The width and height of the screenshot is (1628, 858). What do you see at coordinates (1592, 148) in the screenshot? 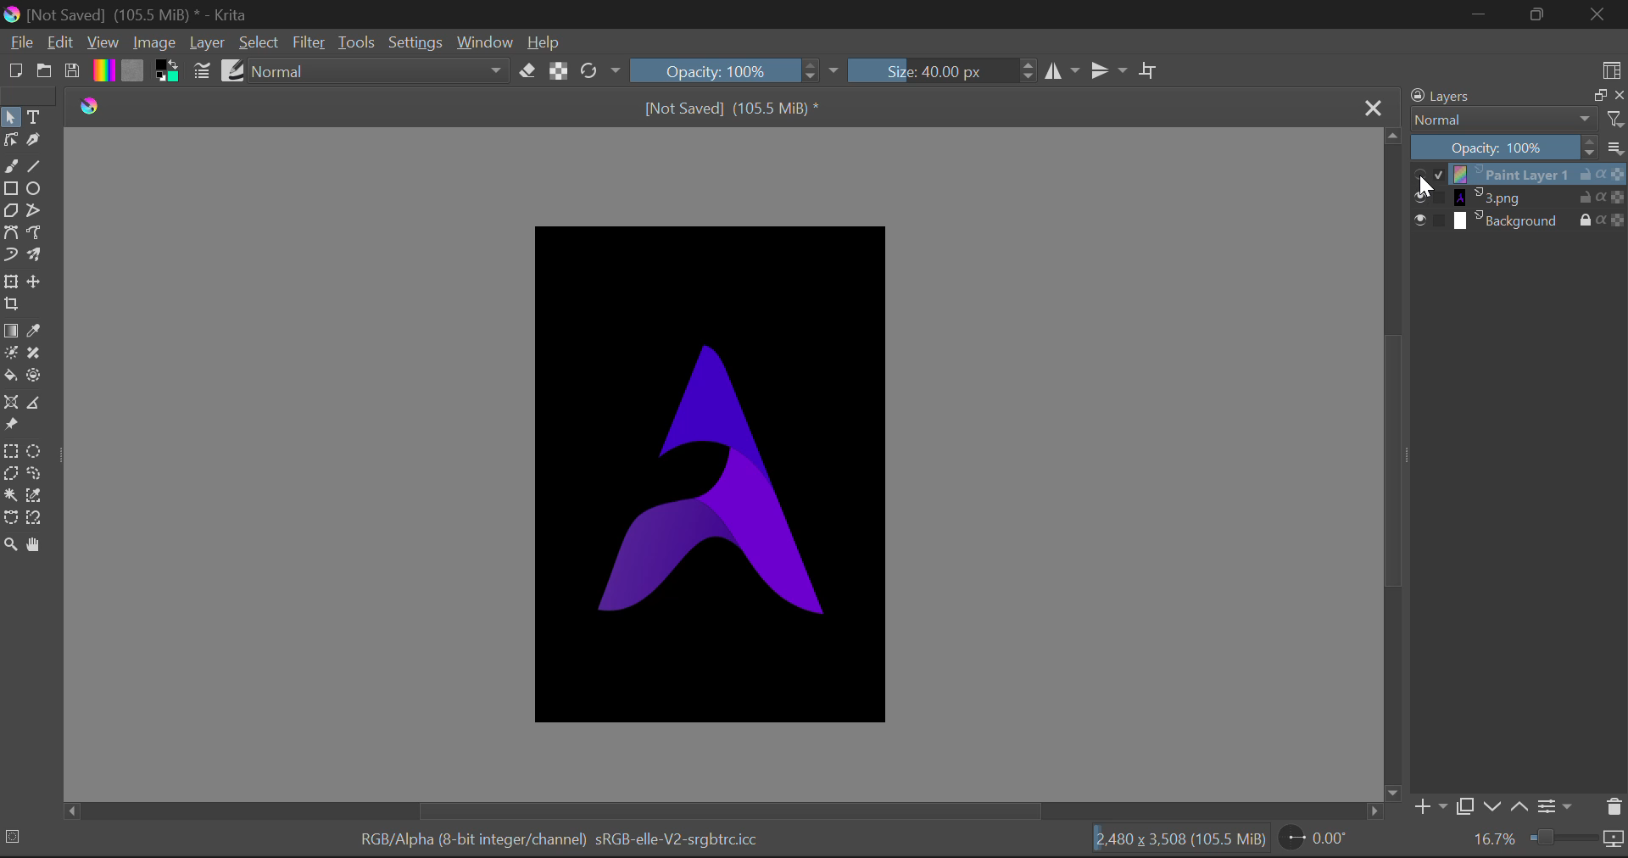
I see `Increase or decrease opacity` at bounding box center [1592, 148].